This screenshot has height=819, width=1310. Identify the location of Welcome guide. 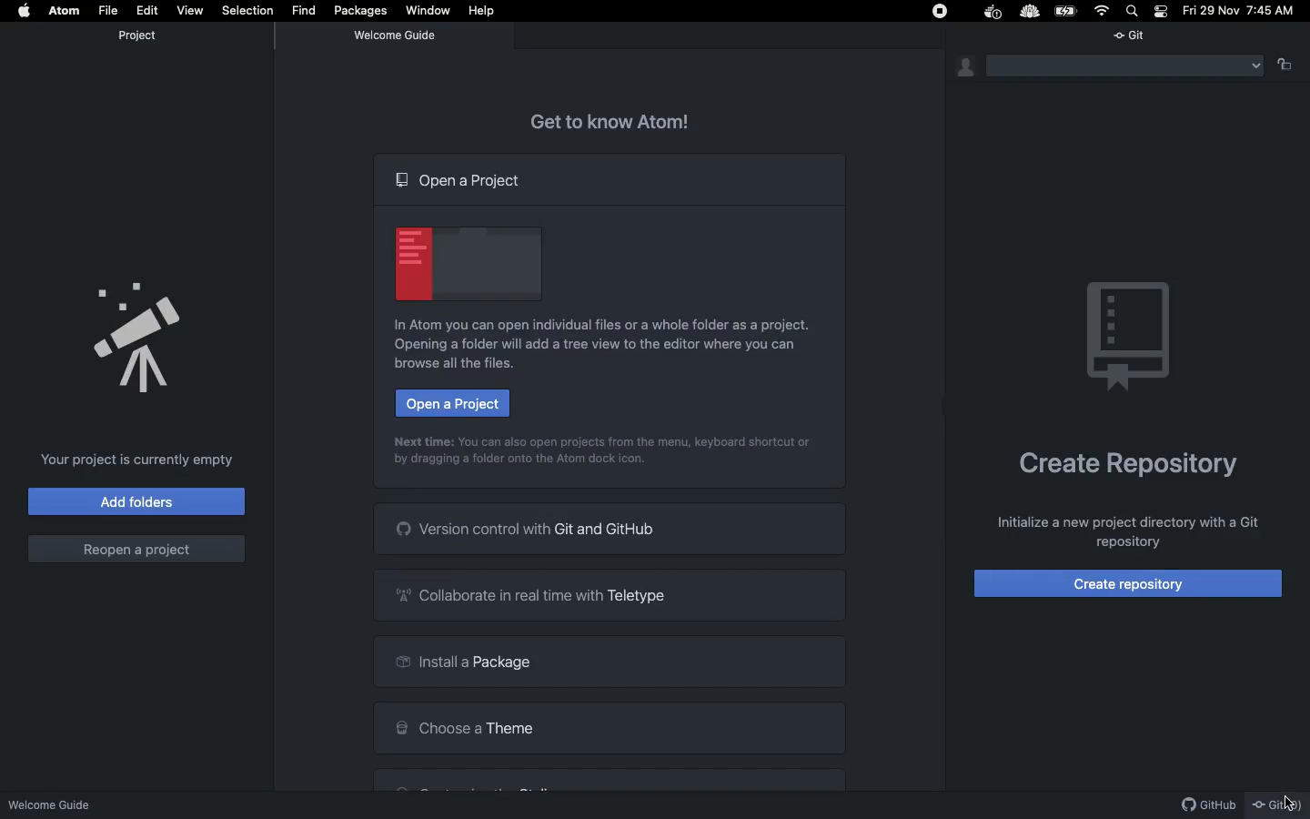
(398, 35).